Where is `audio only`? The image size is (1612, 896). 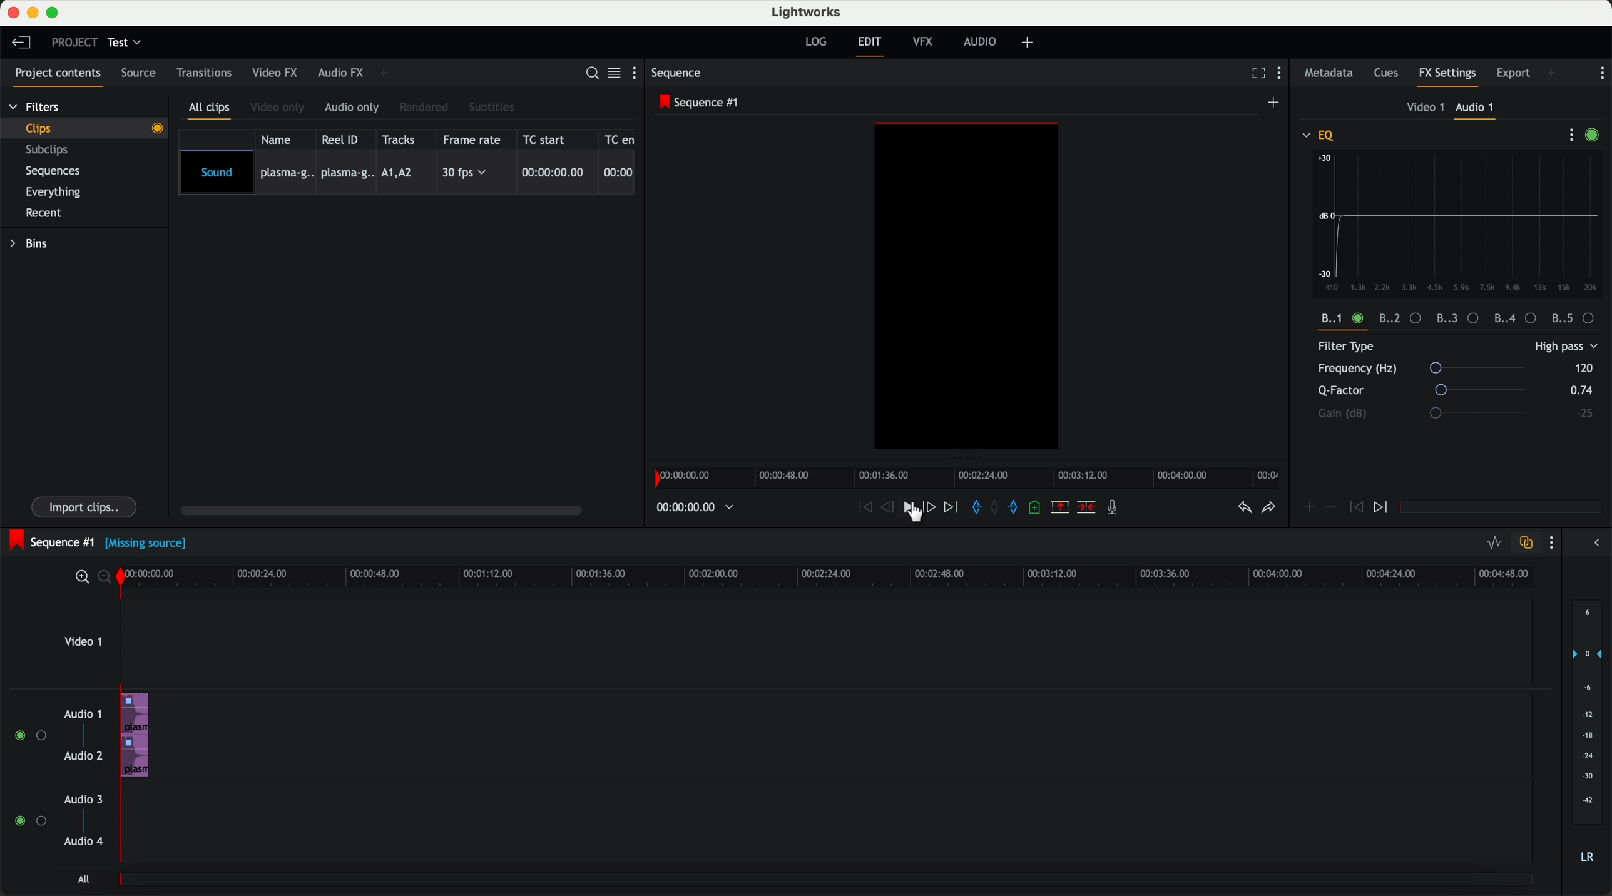
audio only is located at coordinates (354, 108).